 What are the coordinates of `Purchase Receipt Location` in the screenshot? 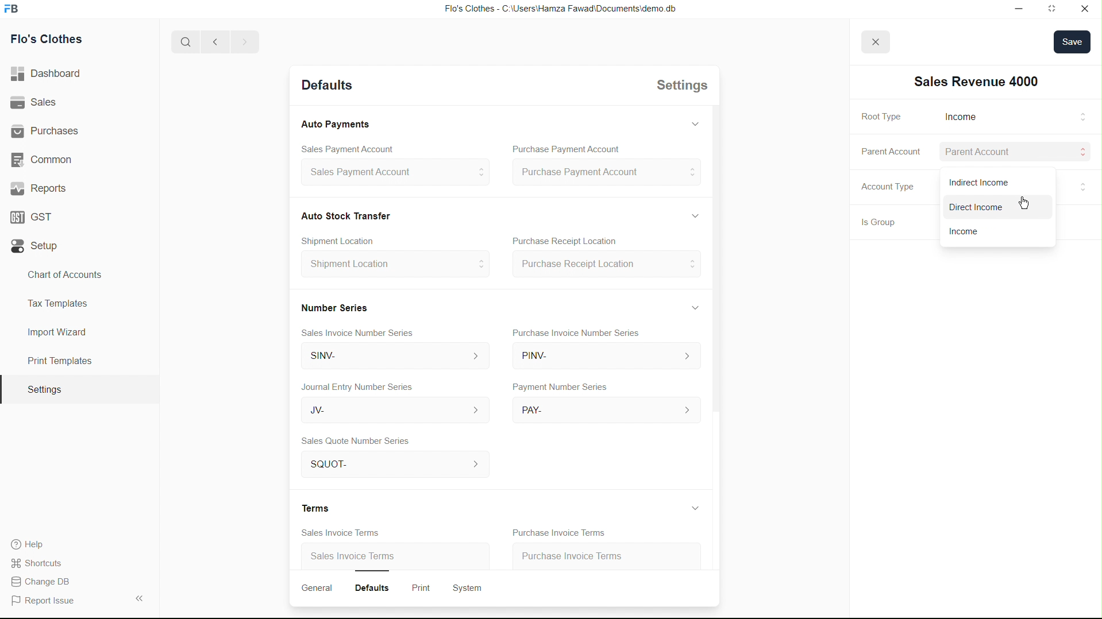 It's located at (578, 242).